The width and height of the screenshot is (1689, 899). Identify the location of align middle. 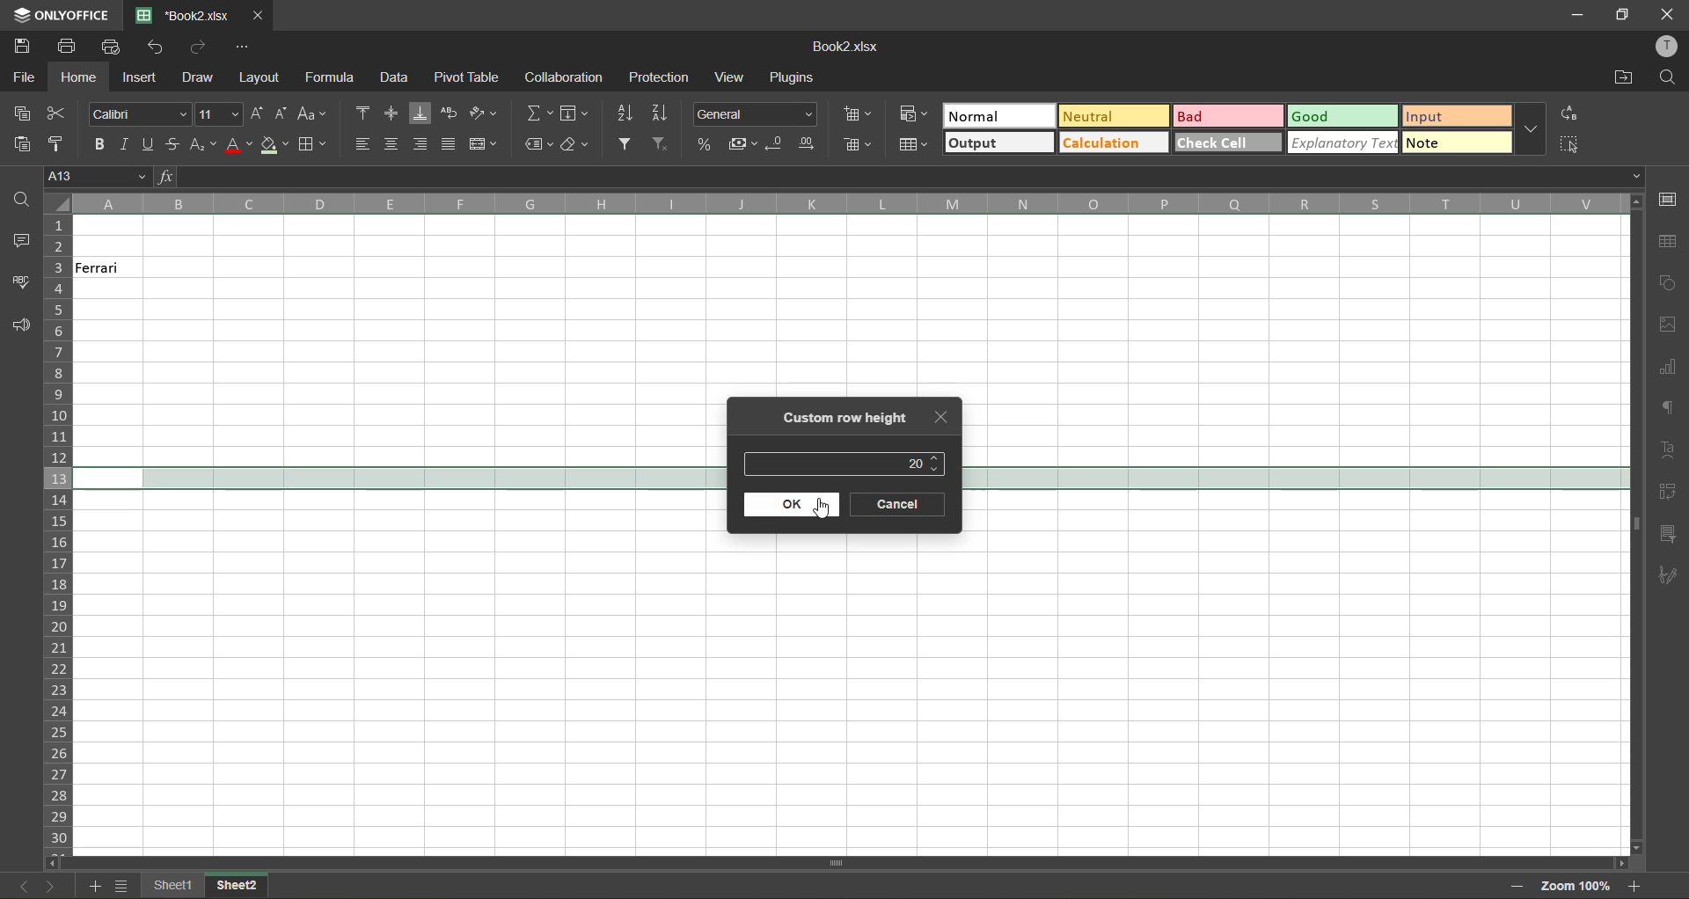
(390, 112).